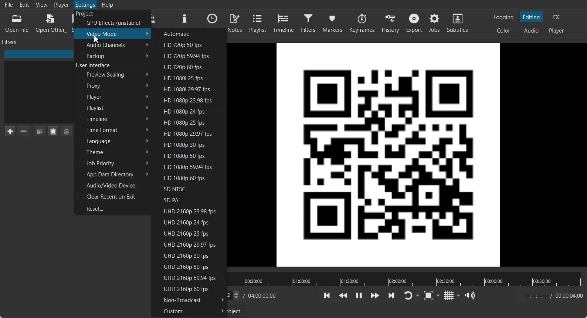 This screenshot has height=318, width=587. I want to click on Reset, so click(112, 208).